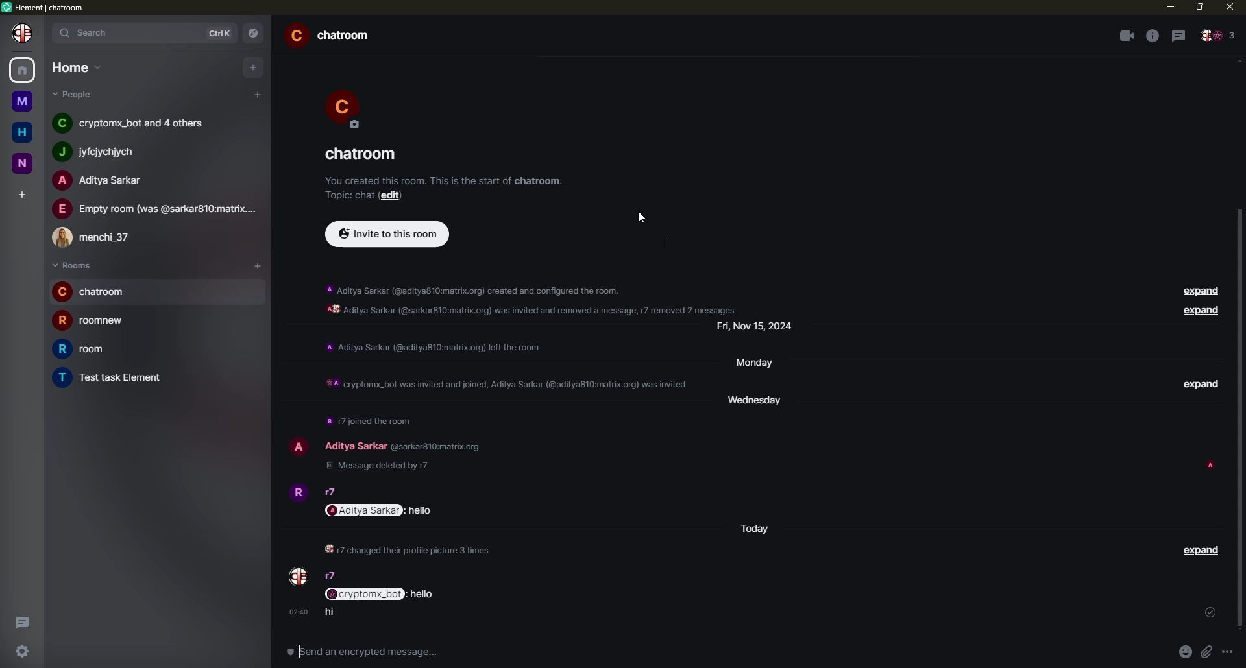 The height and width of the screenshot is (668, 1246). What do you see at coordinates (363, 152) in the screenshot?
I see `room` at bounding box center [363, 152].